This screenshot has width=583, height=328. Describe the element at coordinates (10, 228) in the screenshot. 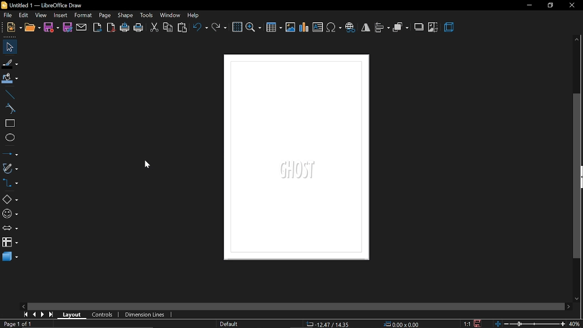

I see `arrows` at that location.